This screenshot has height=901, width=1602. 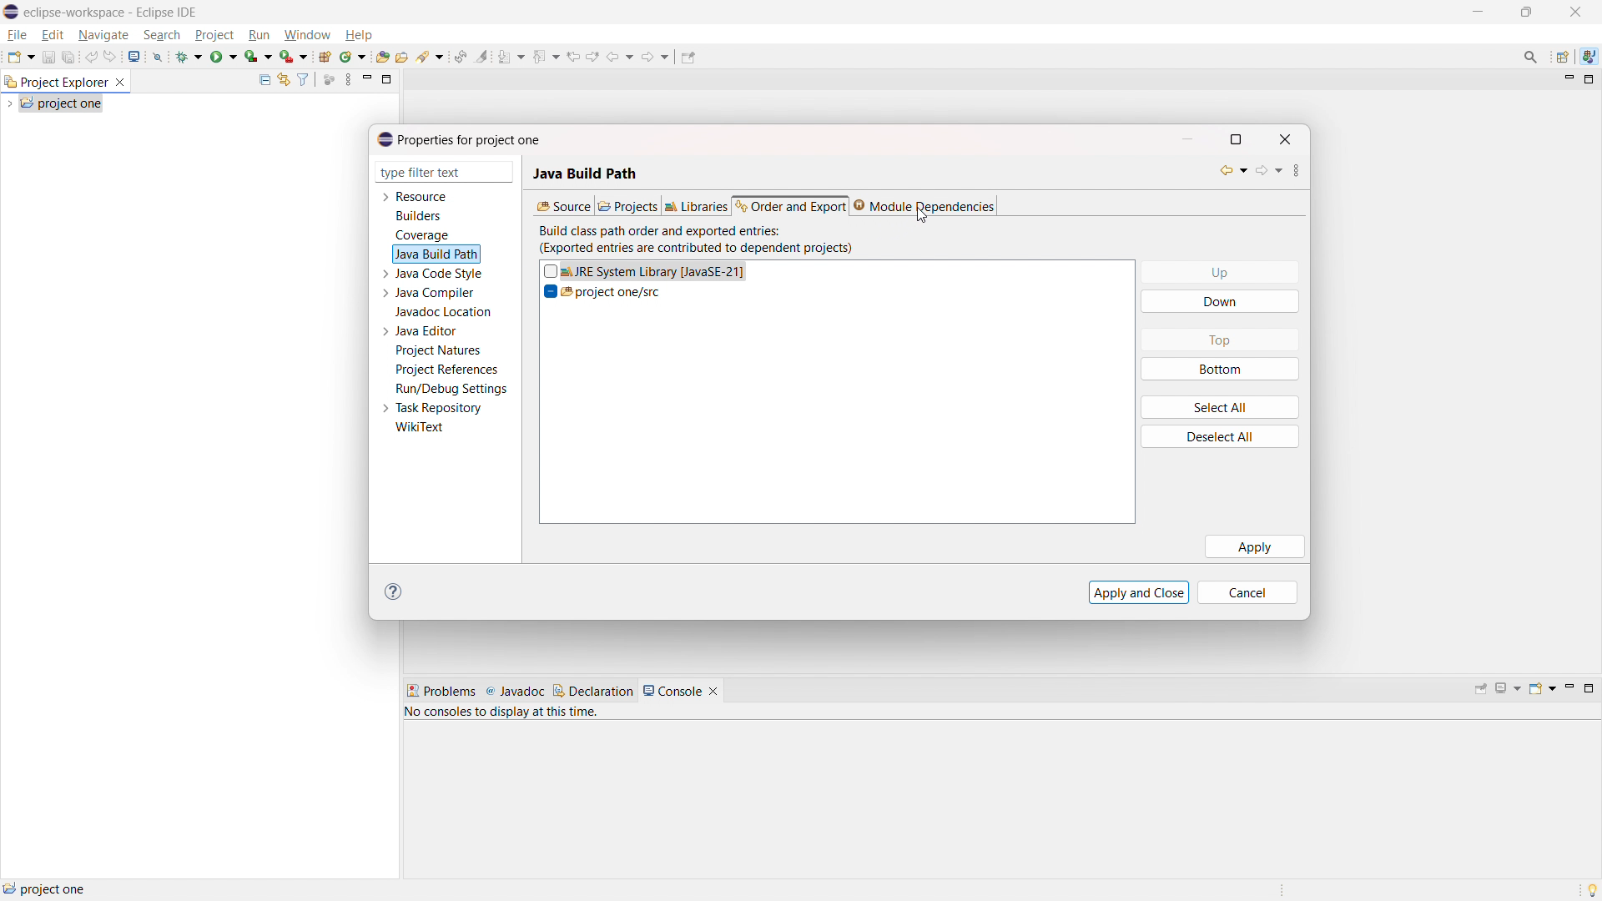 What do you see at coordinates (441, 274) in the screenshot?
I see `java code style` at bounding box center [441, 274].